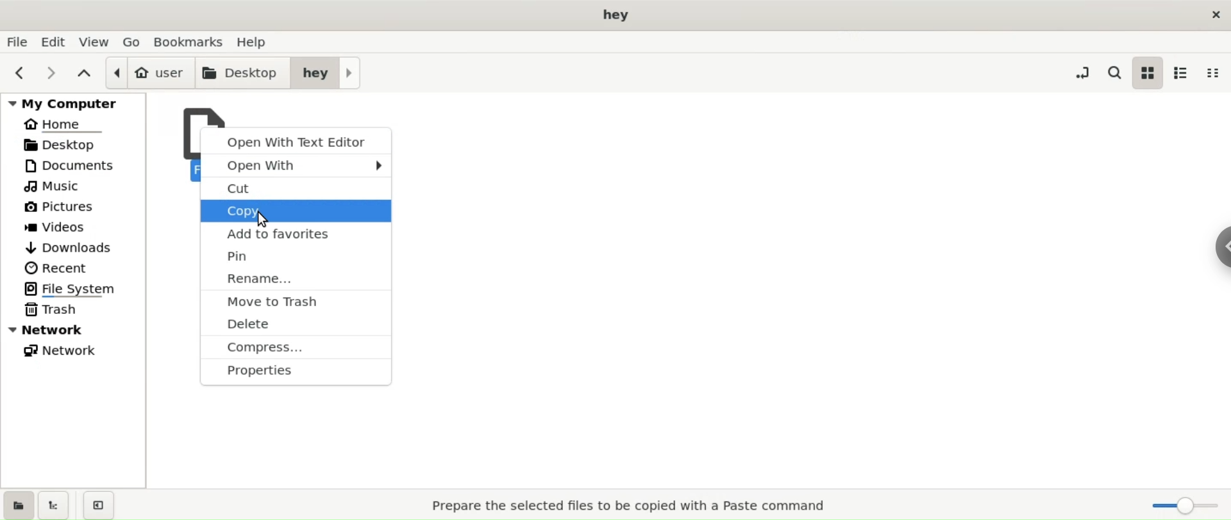 This screenshot has height=520, width=1231. Describe the element at coordinates (74, 125) in the screenshot. I see `home` at that location.